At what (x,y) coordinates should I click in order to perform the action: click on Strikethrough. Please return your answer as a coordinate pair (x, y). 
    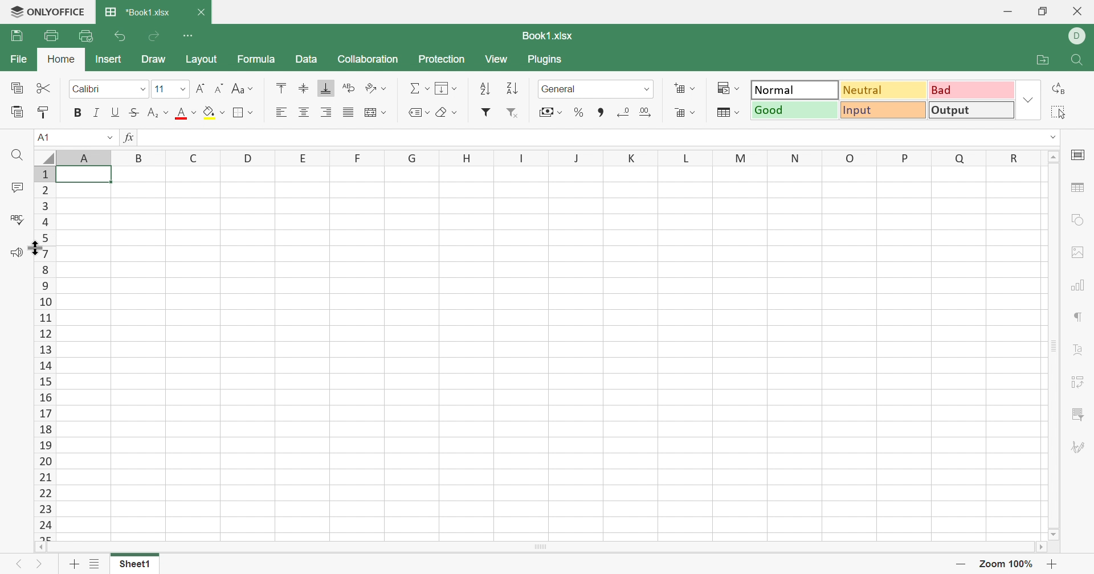
    Looking at the image, I should click on (135, 113).